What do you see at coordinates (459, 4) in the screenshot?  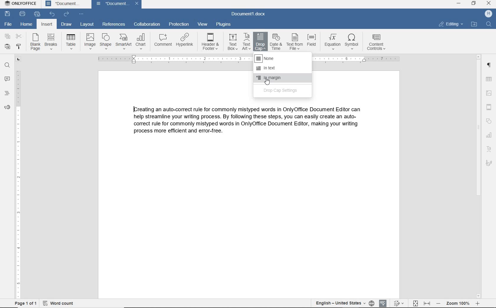 I see `minimize` at bounding box center [459, 4].